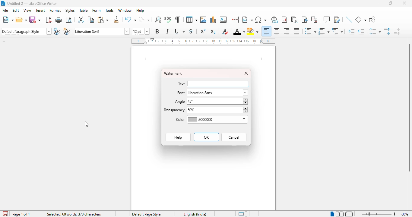  Describe the element at coordinates (217, 93) in the screenshot. I see ` liberation sans` at that location.